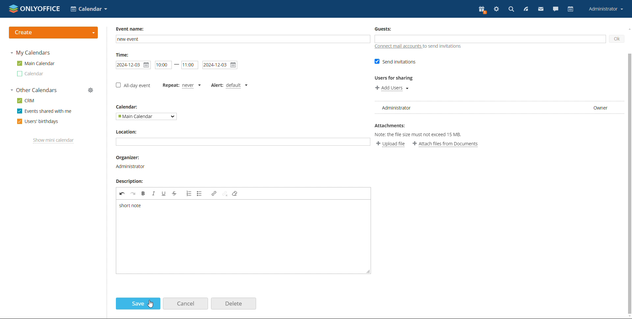 The image size is (632, 319). I want to click on Attachments:, so click(392, 127).